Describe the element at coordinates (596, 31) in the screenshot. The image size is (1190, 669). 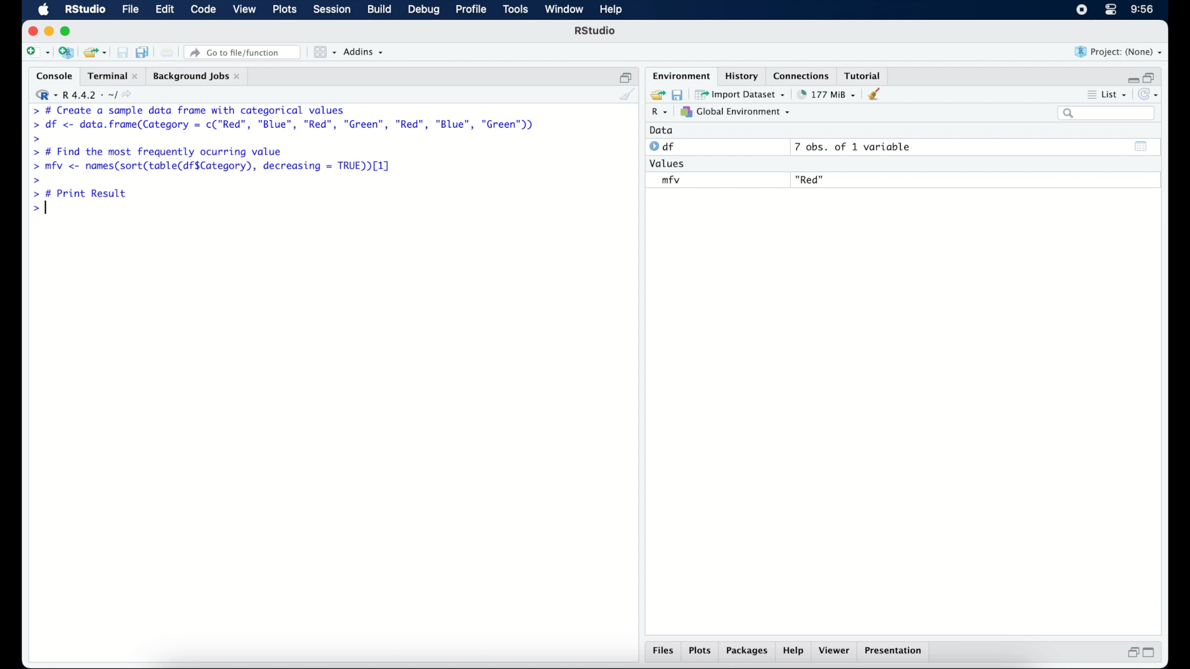
I see `R Studio` at that location.